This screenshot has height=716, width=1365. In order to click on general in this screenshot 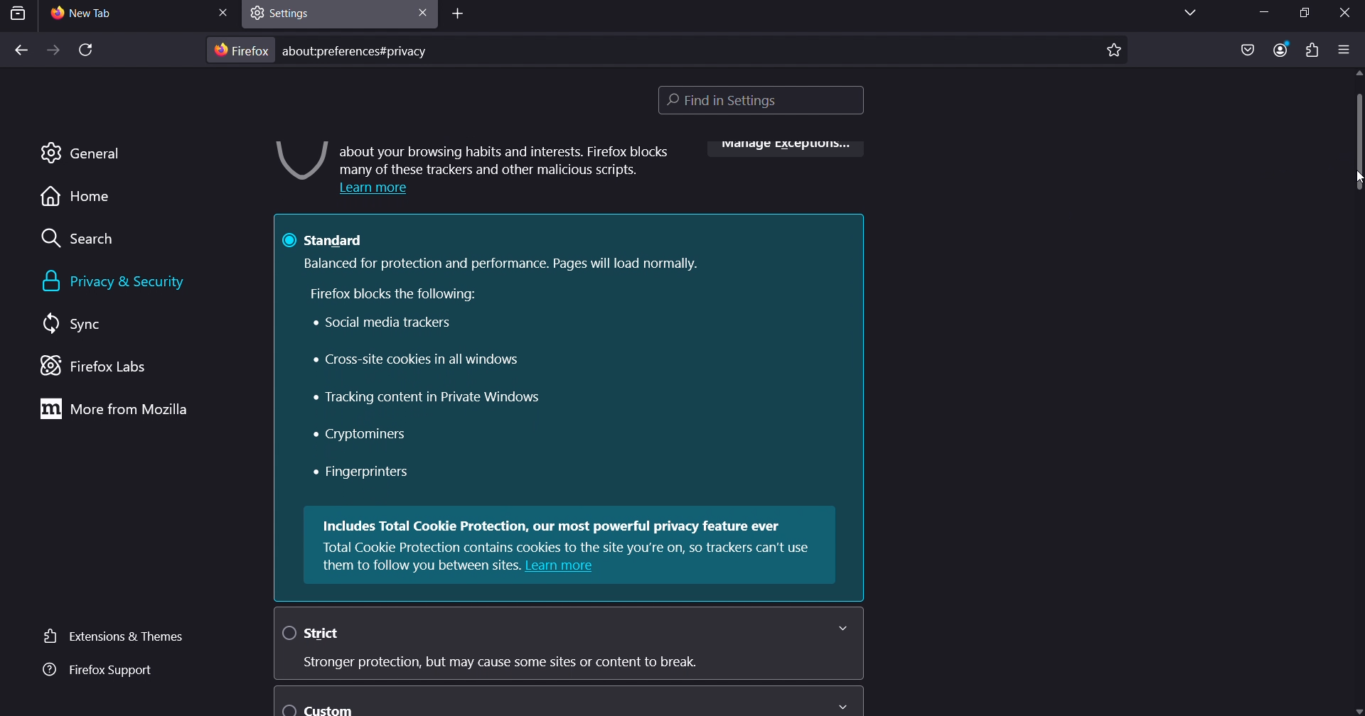, I will do `click(80, 151)`.